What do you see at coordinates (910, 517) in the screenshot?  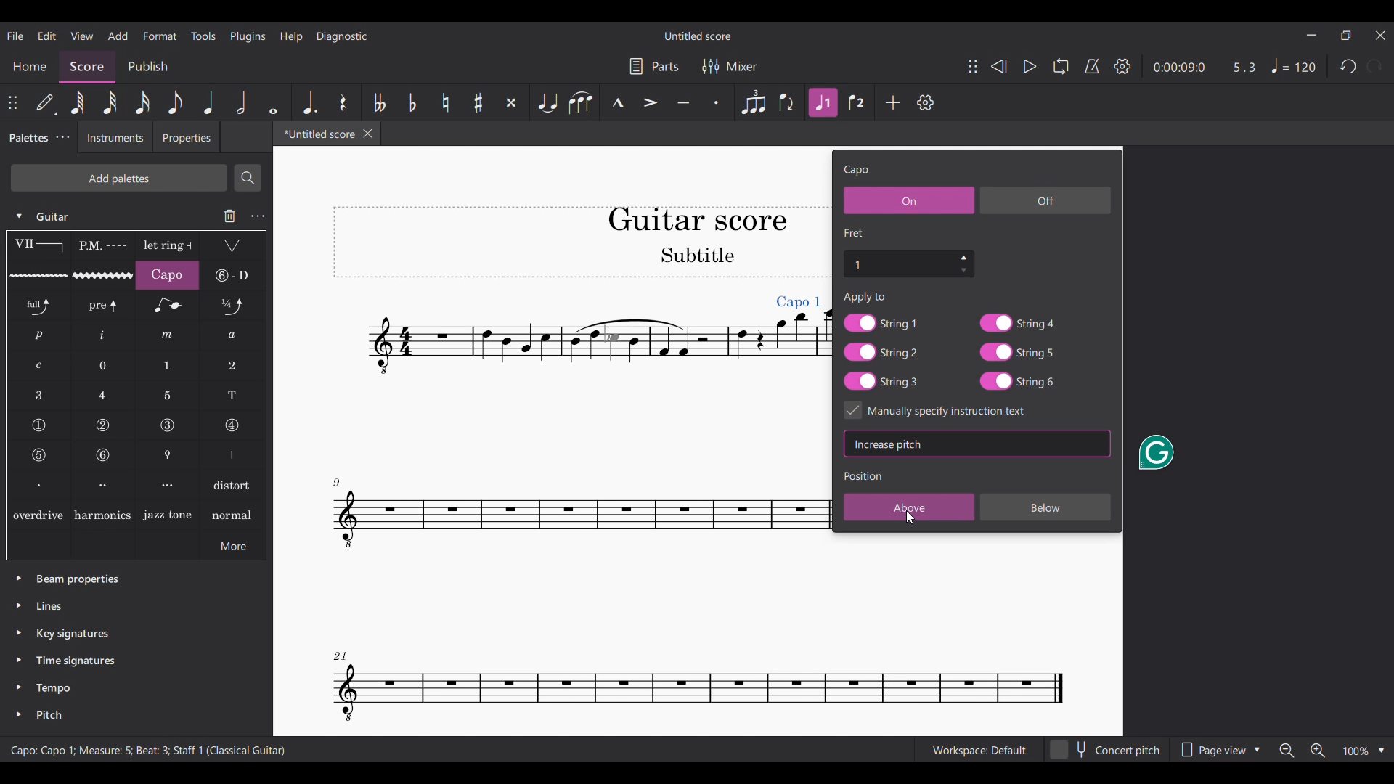 I see `Cursor` at bounding box center [910, 517].